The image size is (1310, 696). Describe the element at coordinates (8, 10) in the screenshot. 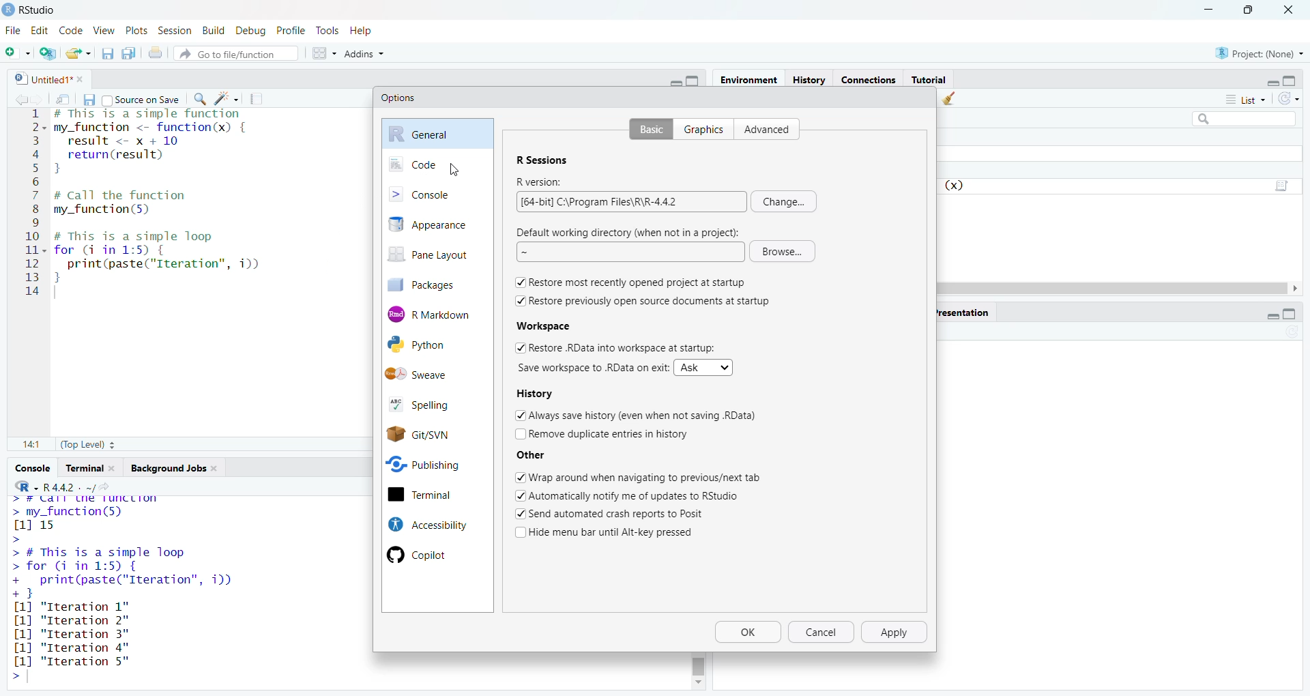

I see `logo` at that location.